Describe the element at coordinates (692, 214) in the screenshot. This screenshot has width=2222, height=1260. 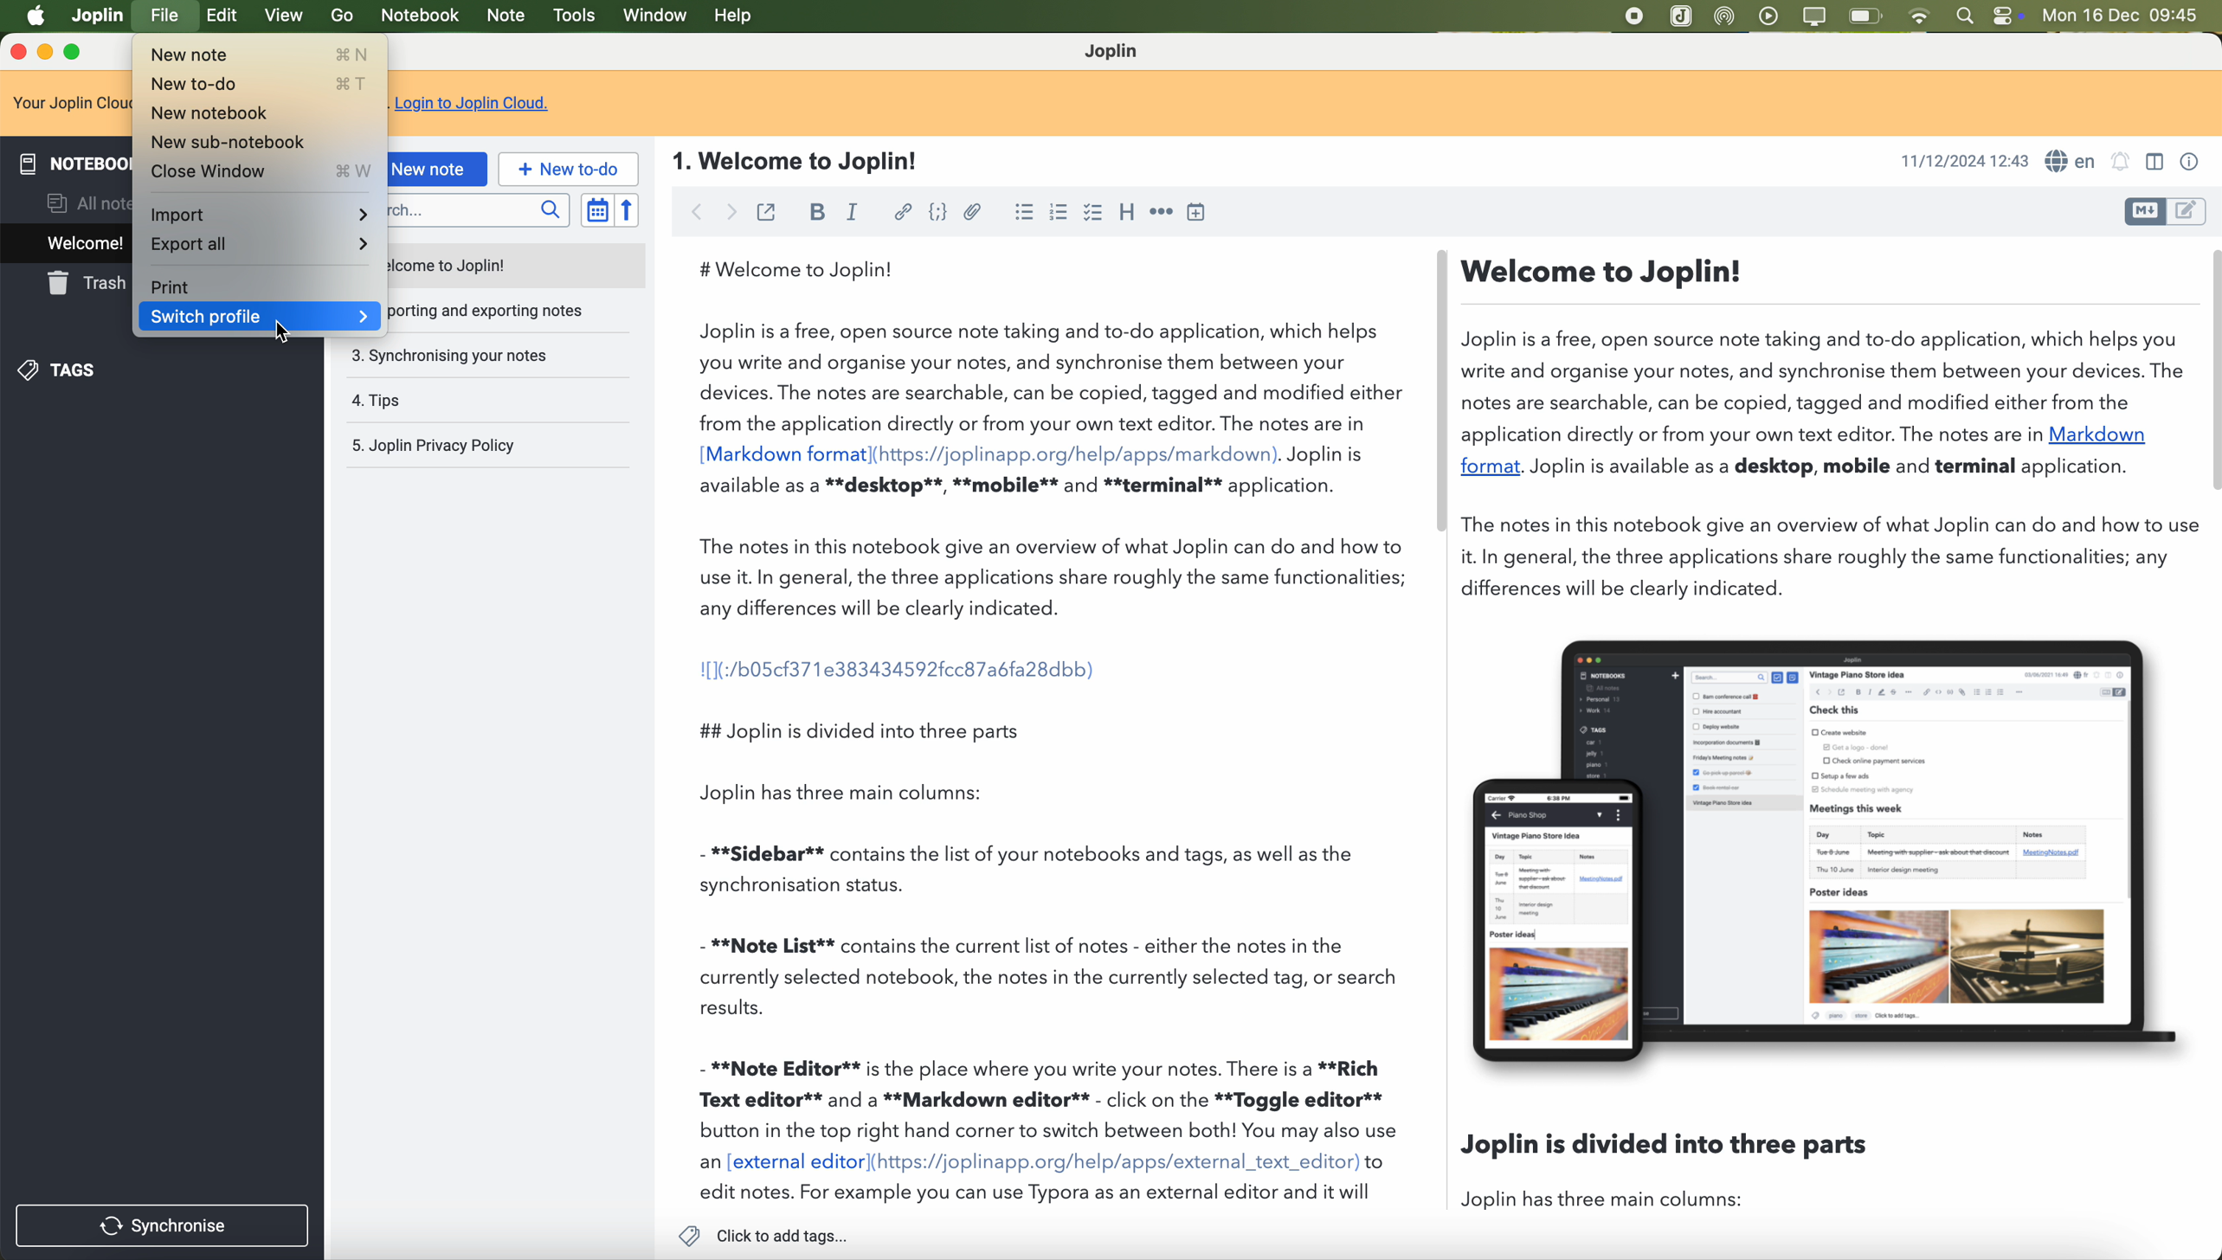
I see `back` at that location.